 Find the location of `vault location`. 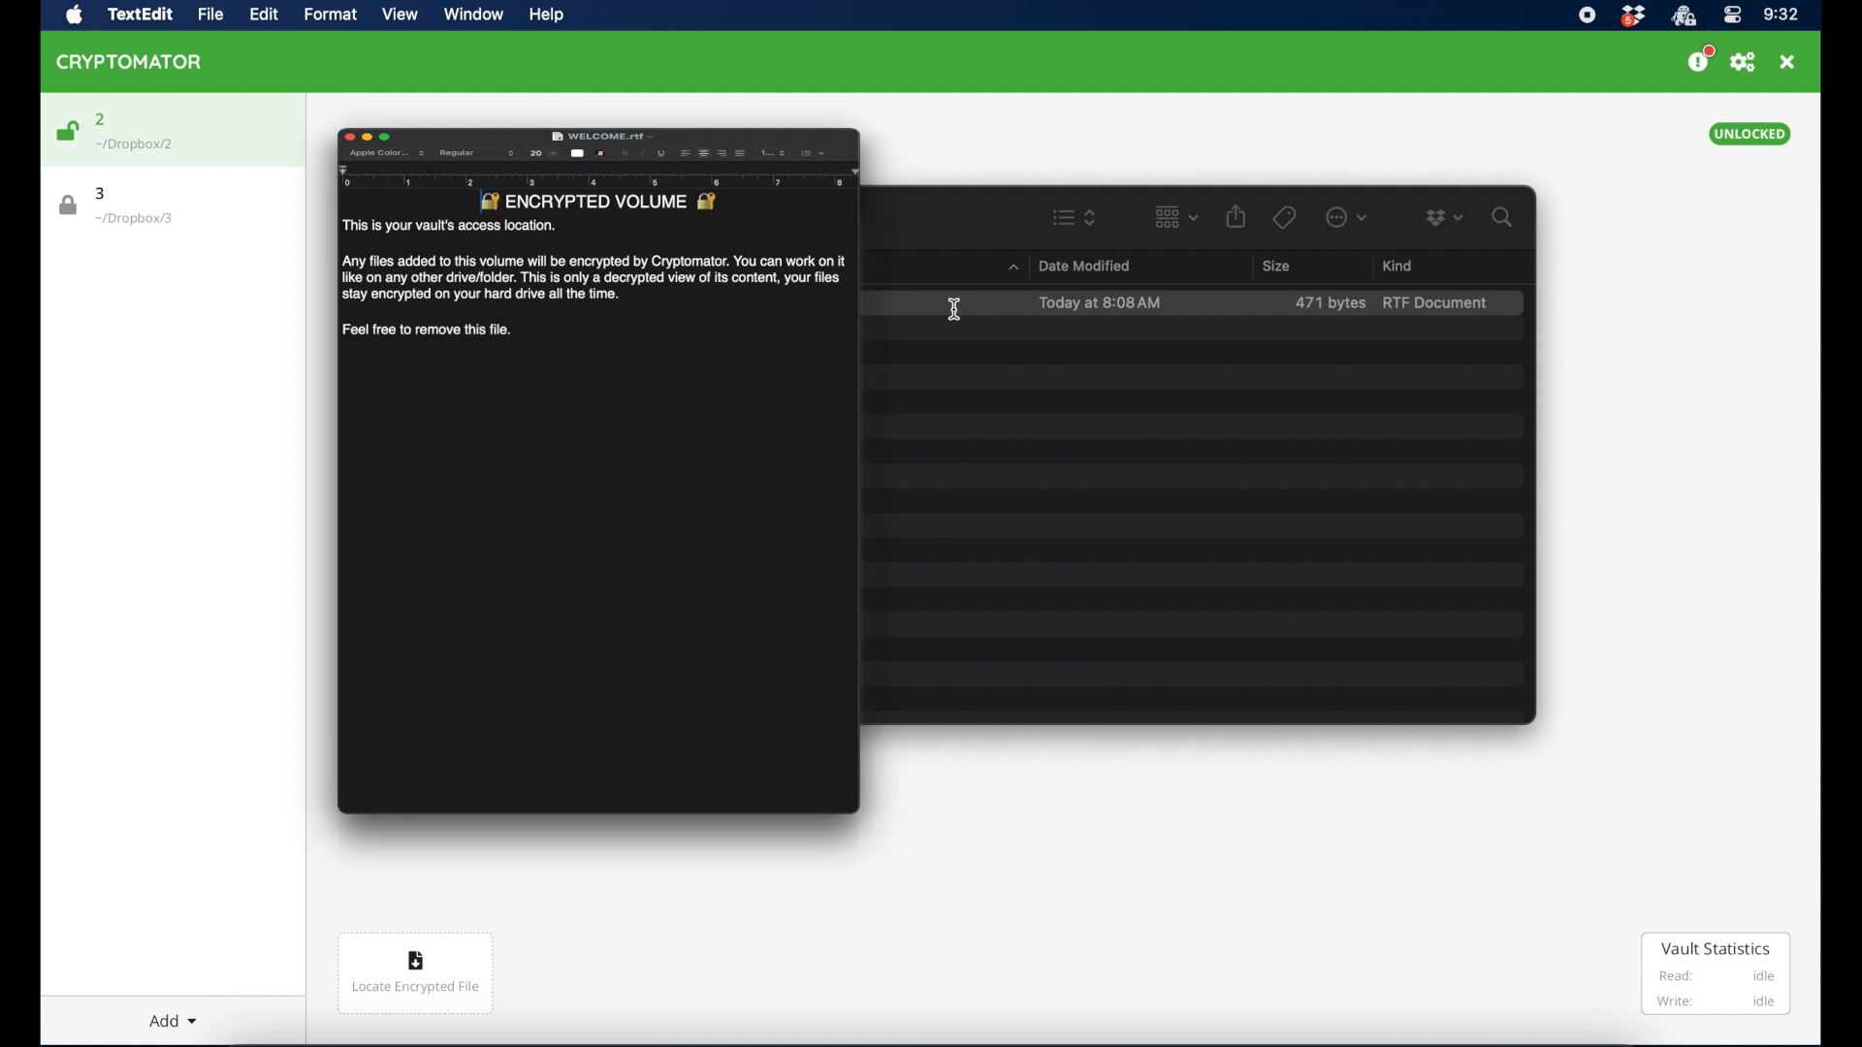

vault location is located at coordinates (143, 145).